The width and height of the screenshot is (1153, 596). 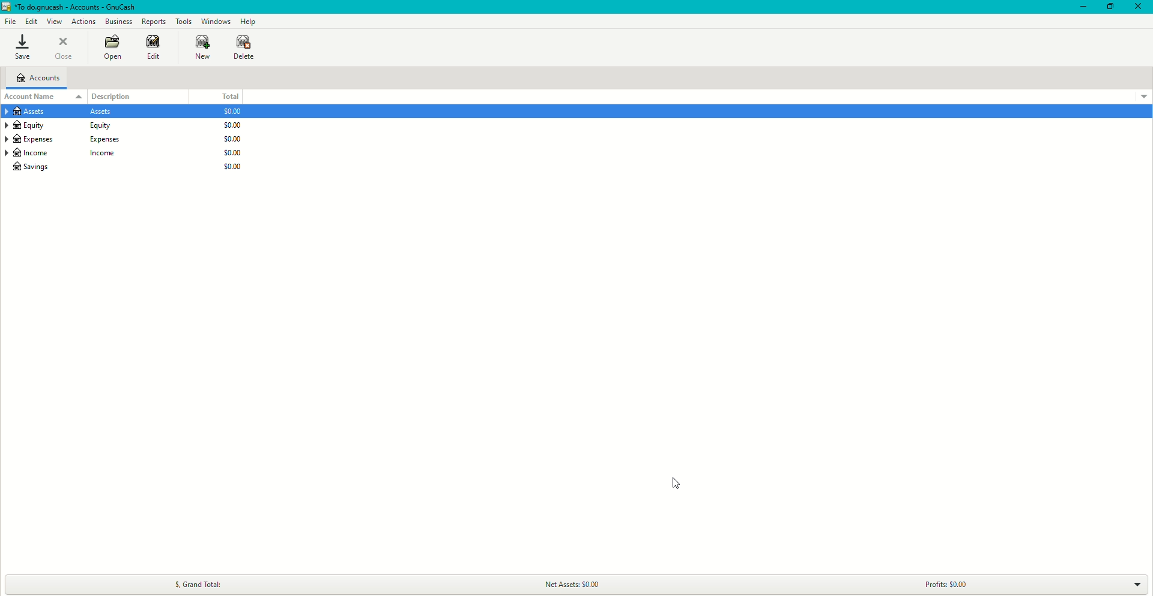 What do you see at coordinates (949, 583) in the screenshot?
I see `Profits` at bounding box center [949, 583].